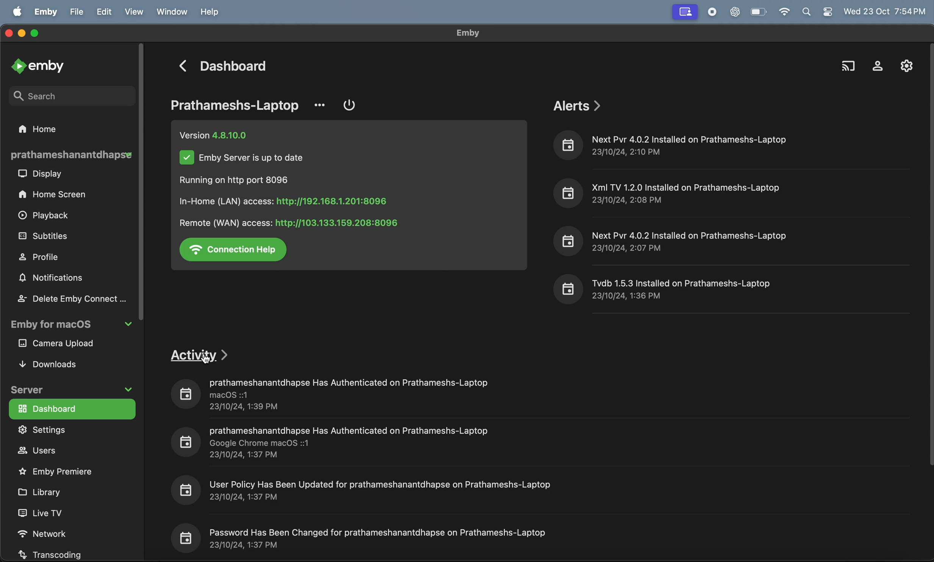 This screenshot has height=562, width=934. What do you see at coordinates (8, 32) in the screenshot?
I see `closing window` at bounding box center [8, 32].